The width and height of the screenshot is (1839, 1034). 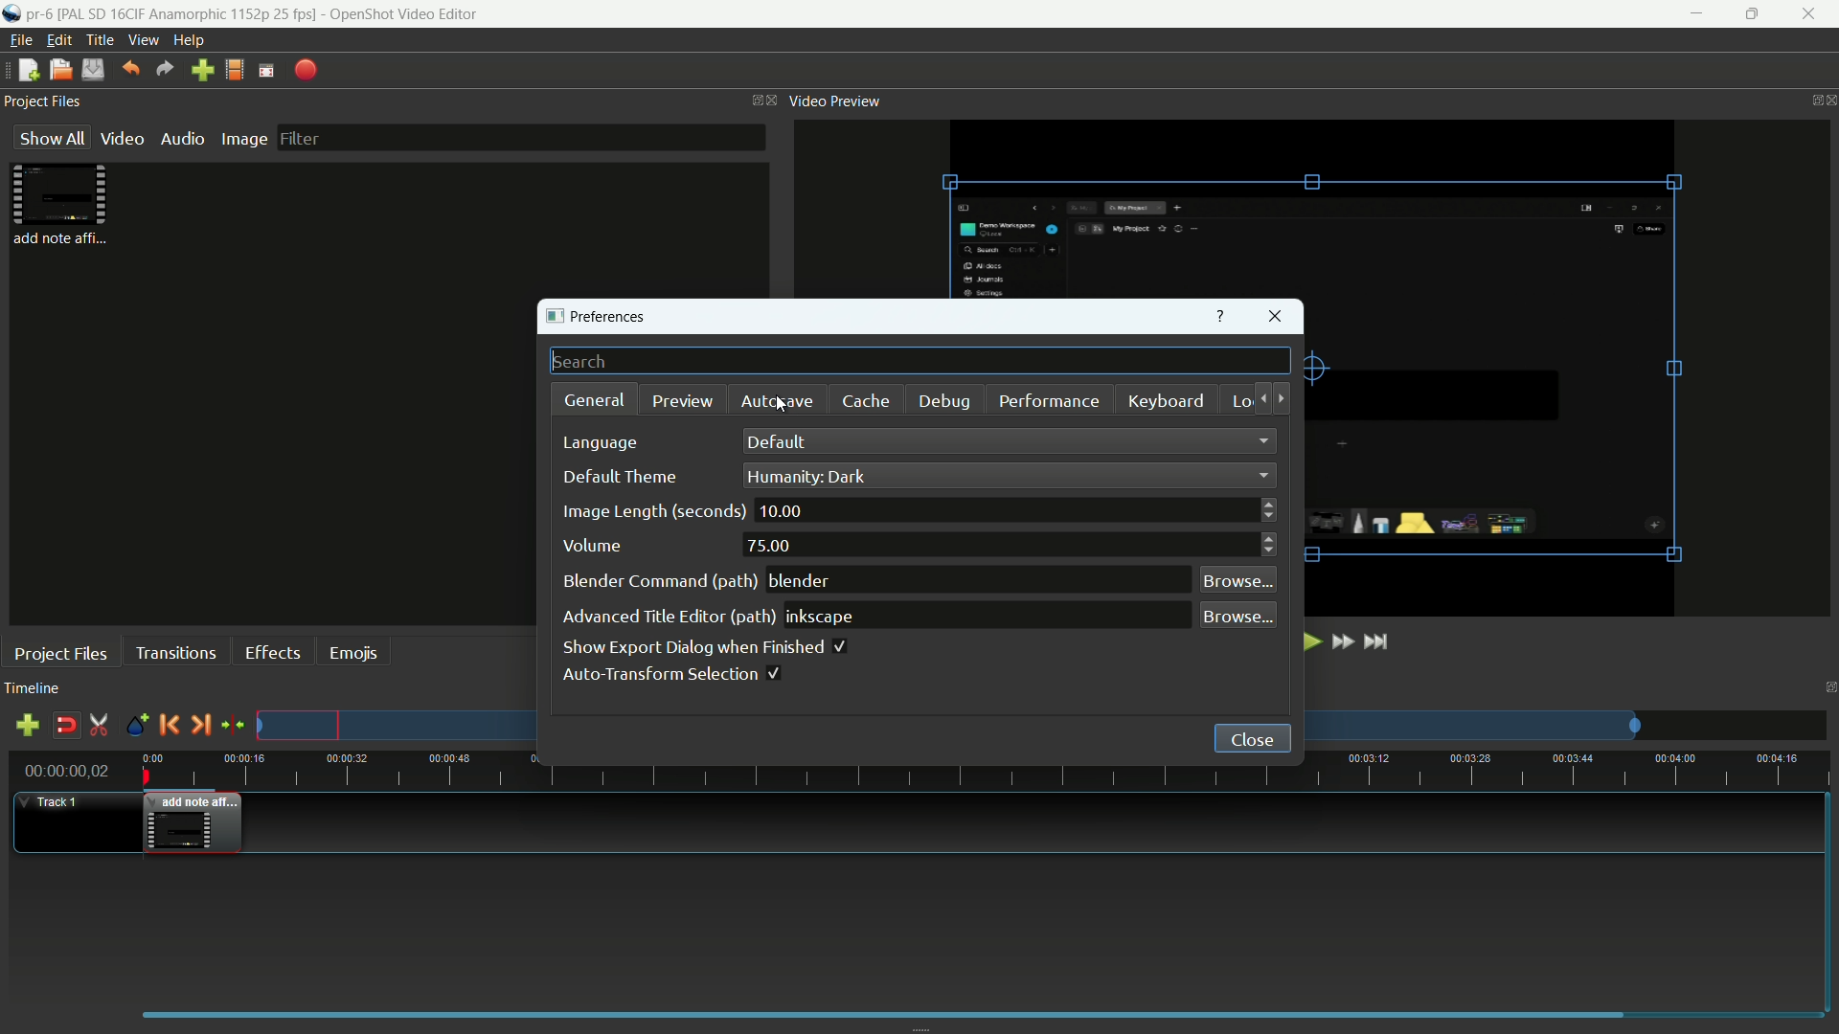 What do you see at coordinates (39, 14) in the screenshot?
I see `project name` at bounding box center [39, 14].